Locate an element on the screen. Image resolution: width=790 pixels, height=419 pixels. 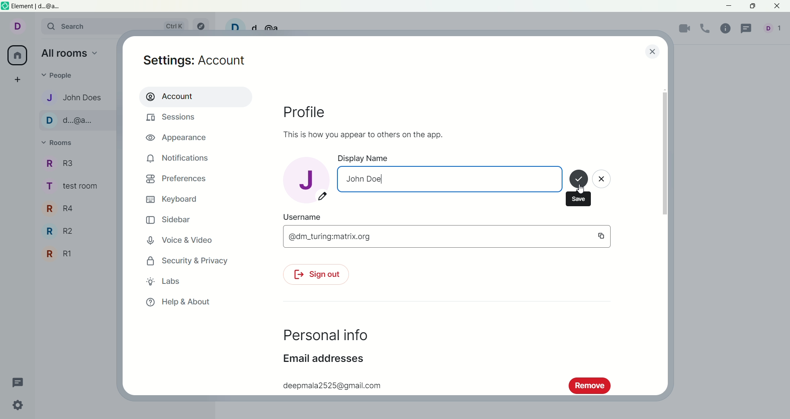
notifications is located at coordinates (178, 158).